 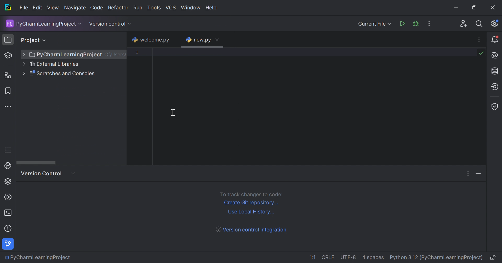 I want to click on More tool windows, so click(x=8, y=106).